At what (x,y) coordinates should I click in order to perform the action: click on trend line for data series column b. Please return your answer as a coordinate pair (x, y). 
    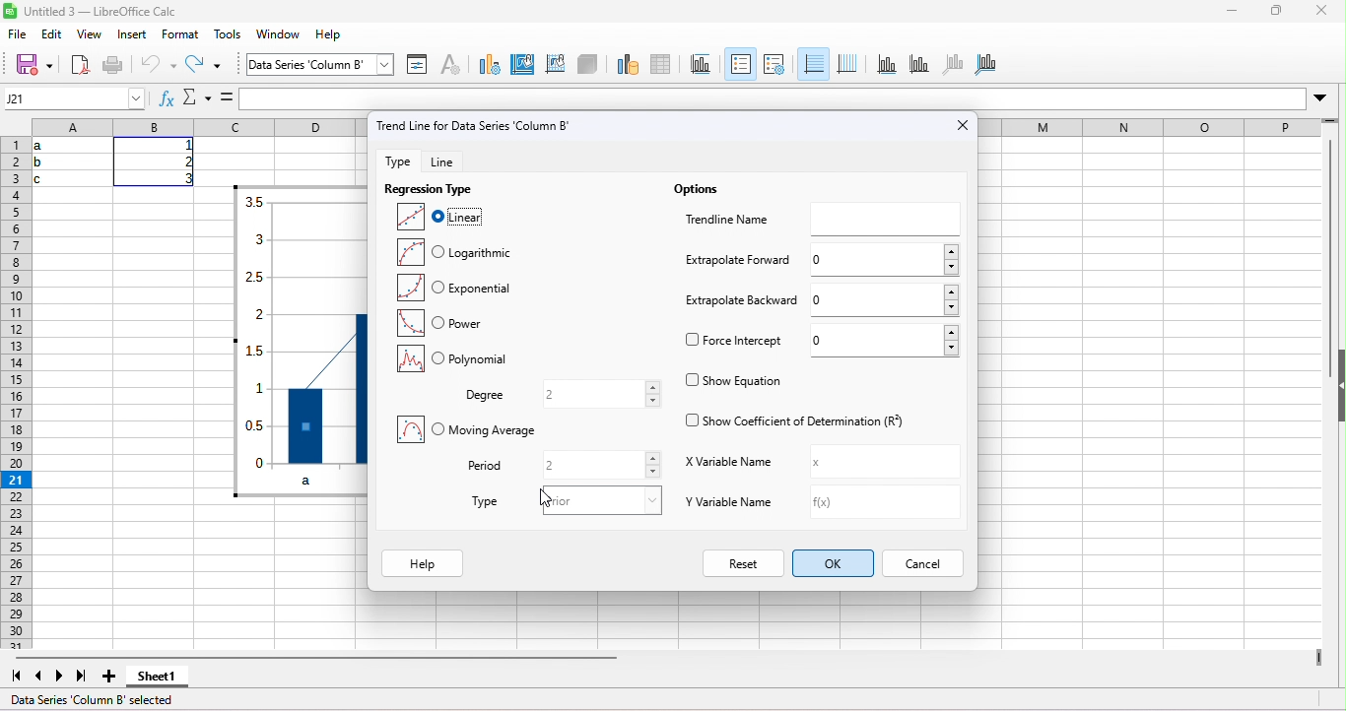
    Looking at the image, I should click on (526, 125).